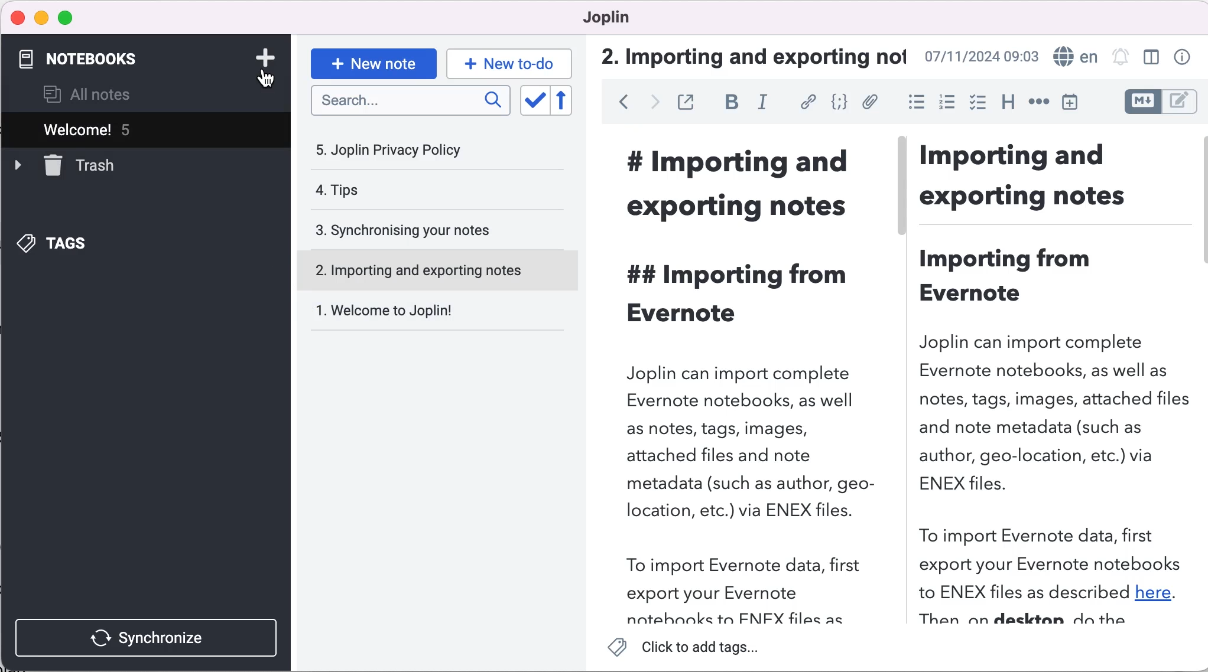 The width and height of the screenshot is (1208, 672). What do you see at coordinates (901, 188) in the screenshot?
I see `vertical slider` at bounding box center [901, 188].